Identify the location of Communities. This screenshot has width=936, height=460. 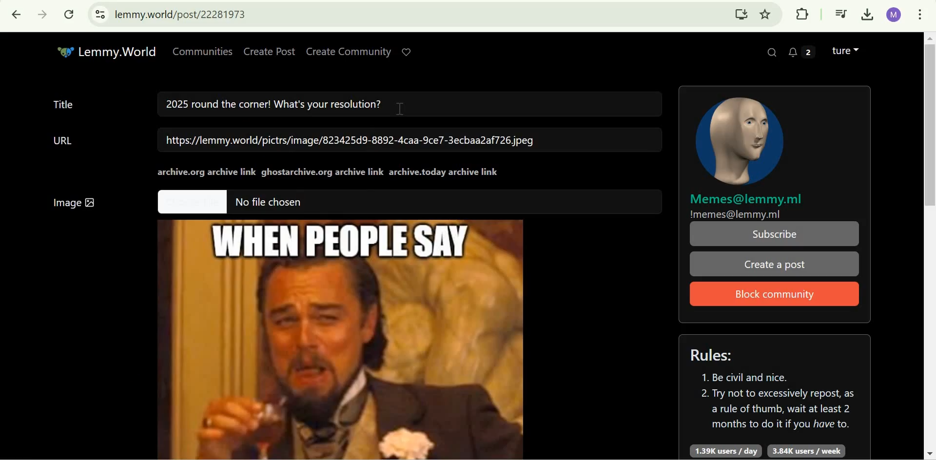
(202, 52).